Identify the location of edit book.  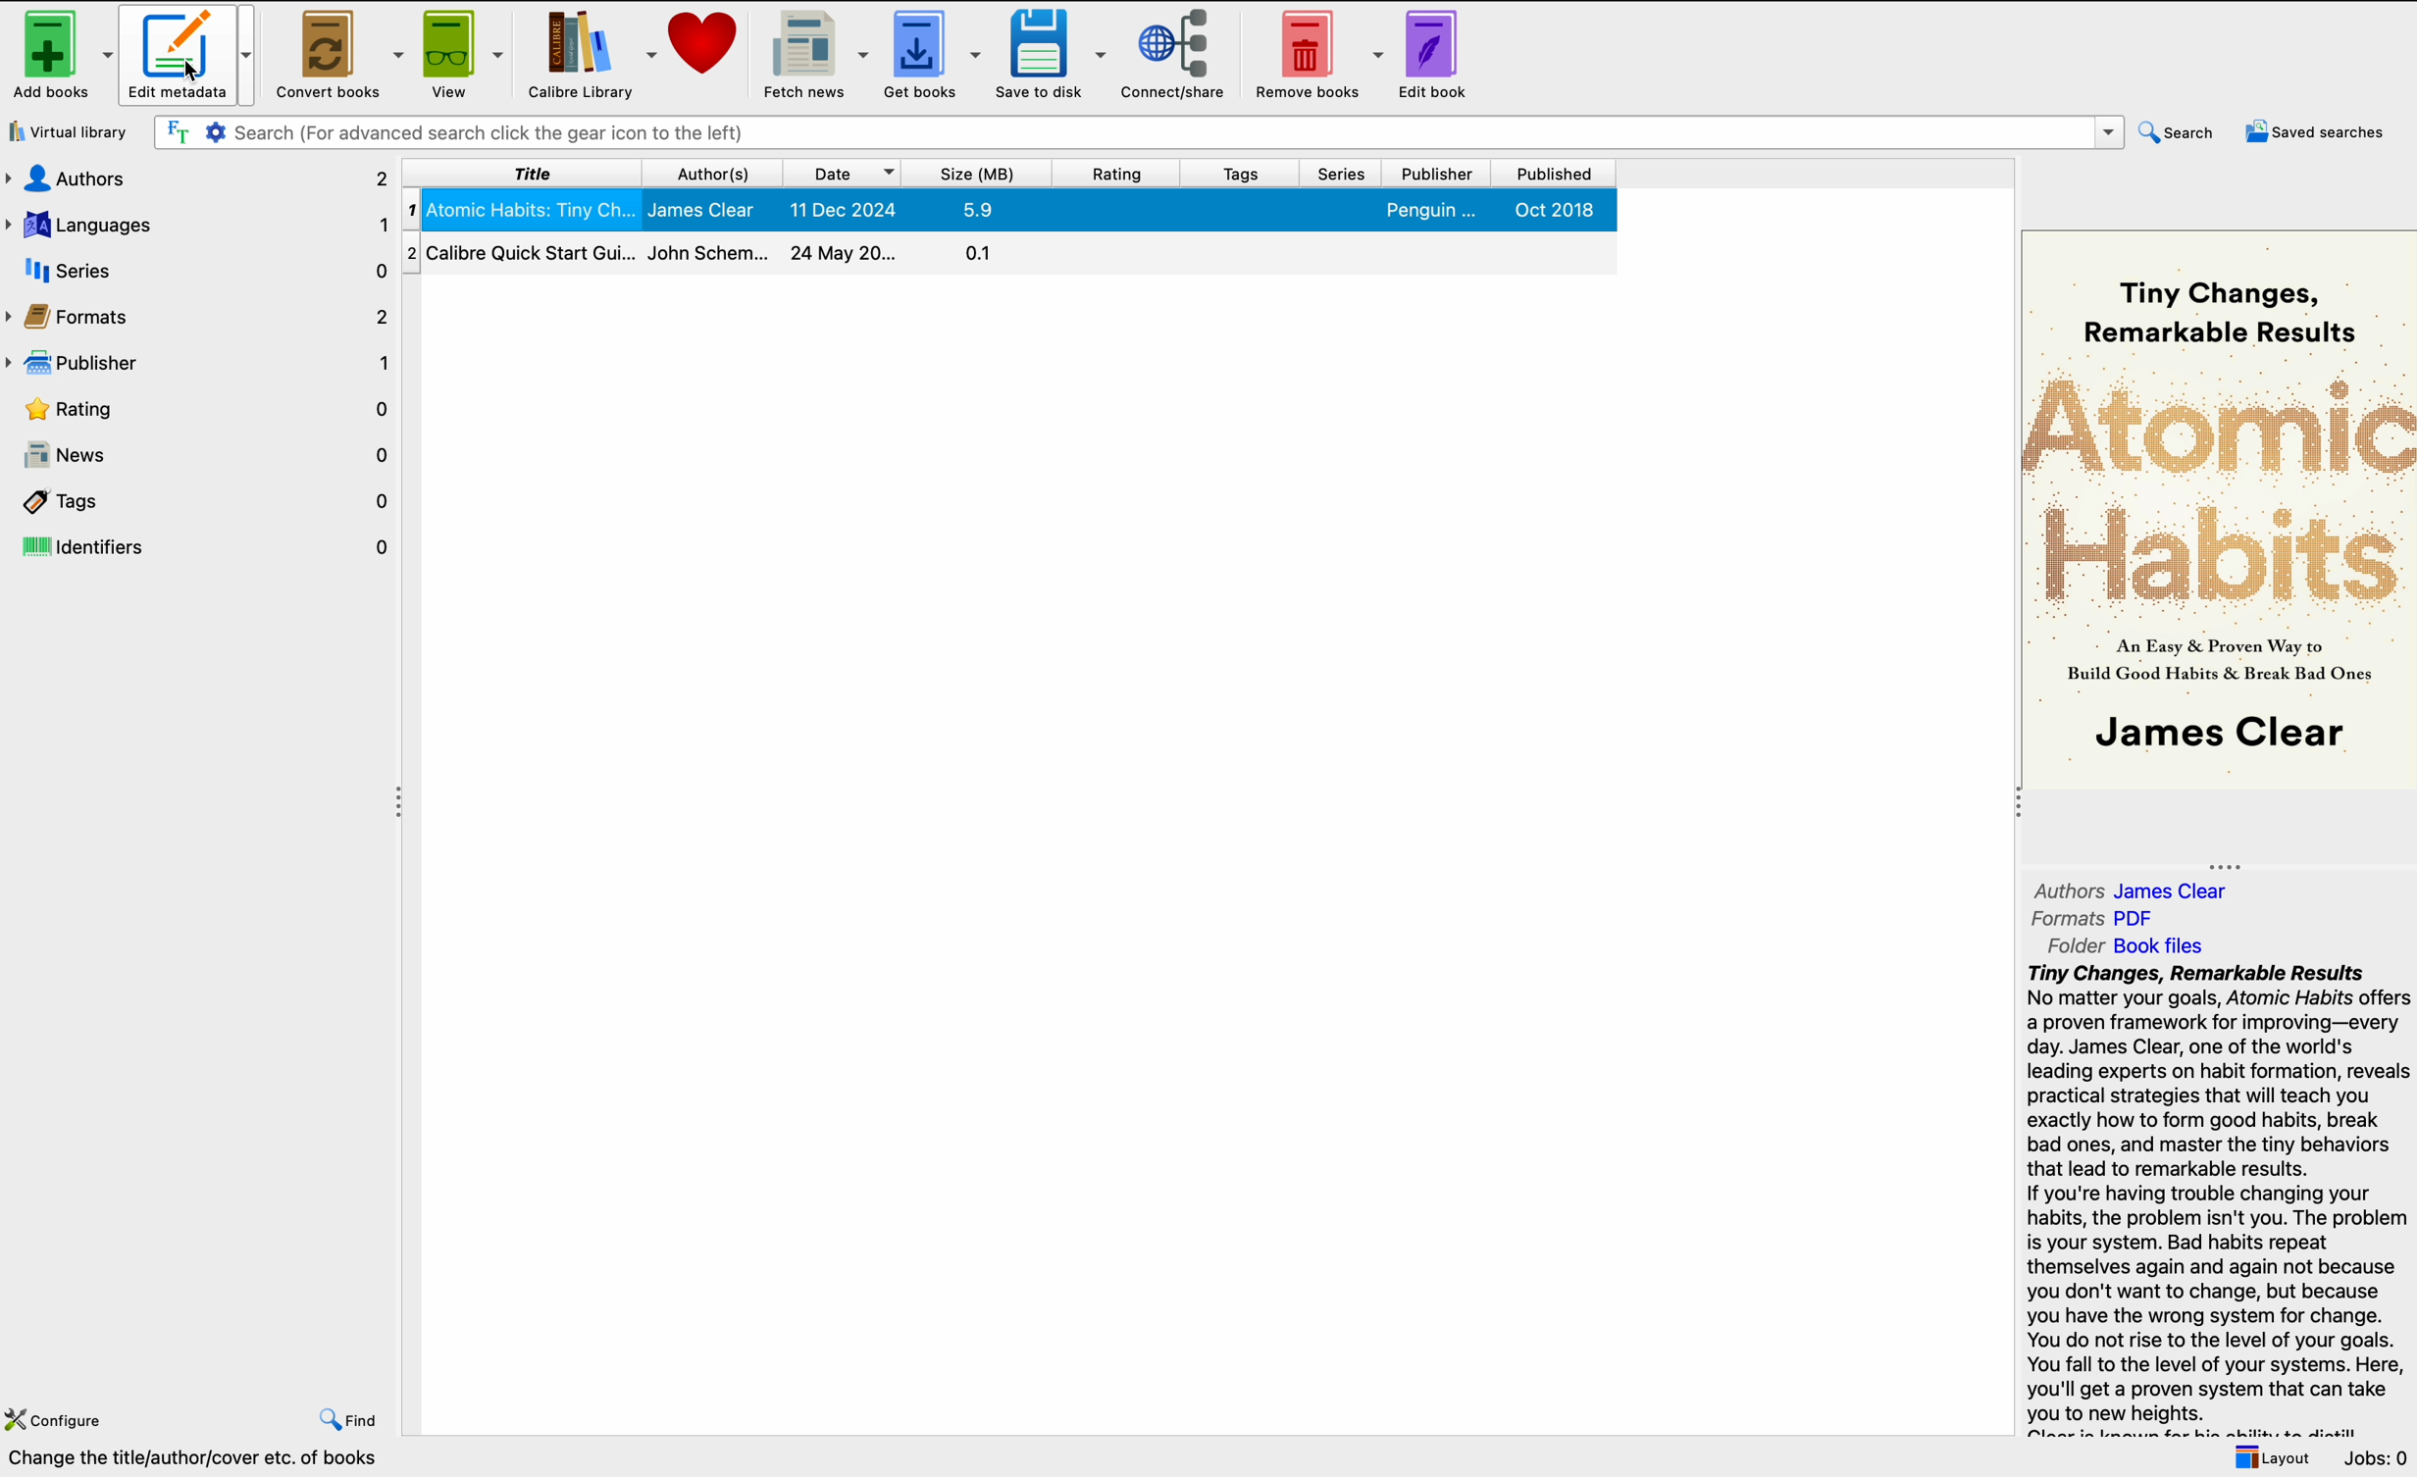
(1433, 56).